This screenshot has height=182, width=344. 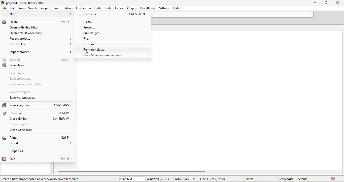 What do you see at coordinates (26, 97) in the screenshot?
I see `save workspace as` at bounding box center [26, 97].